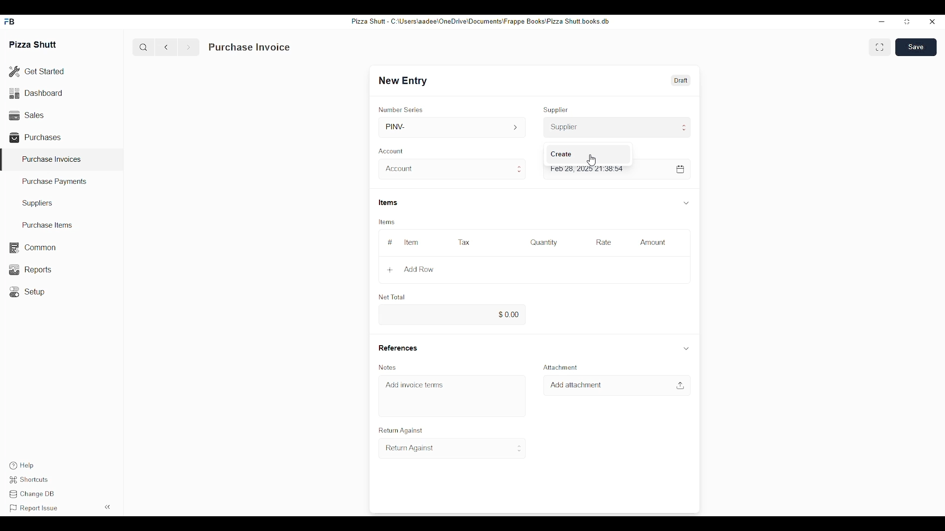  What do you see at coordinates (479, 21) in the screenshot?
I see `Pizza Shut - C:\Users\aadee\OneDrive\Documents\Frappe Books\Pizza Shutt books. db` at bounding box center [479, 21].